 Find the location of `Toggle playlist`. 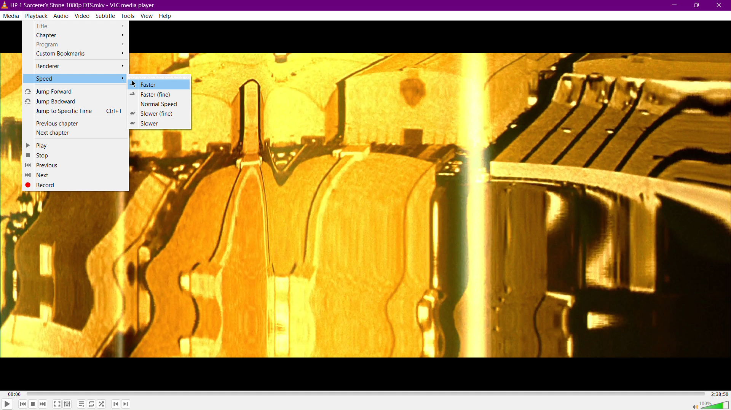

Toggle playlist is located at coordinates (80, 404).